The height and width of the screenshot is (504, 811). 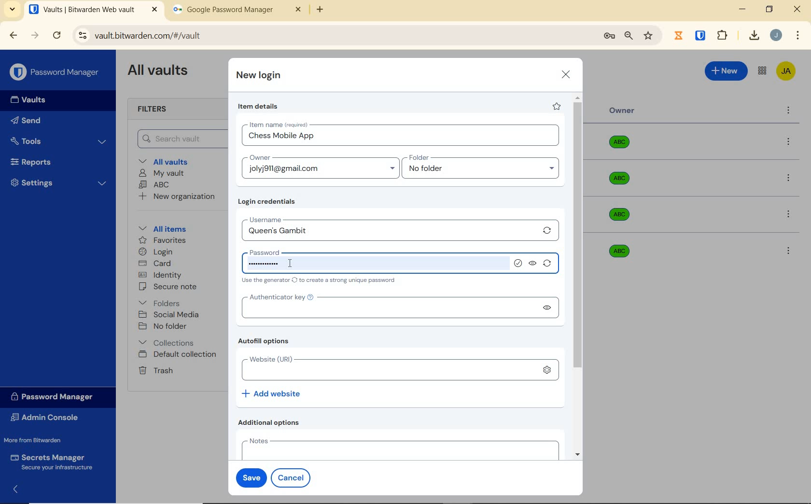 I want to click on close, so click(x=566, y=74).